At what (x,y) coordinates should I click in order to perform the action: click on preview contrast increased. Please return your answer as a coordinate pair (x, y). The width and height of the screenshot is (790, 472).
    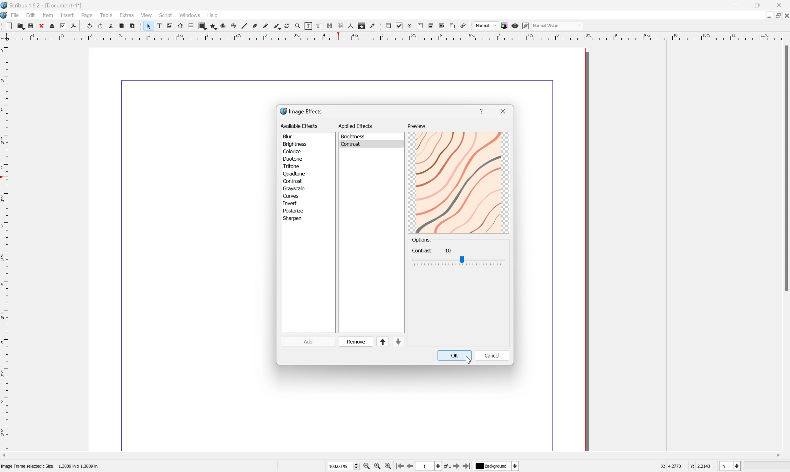
    Looking at the image, I should click on (459, 182).